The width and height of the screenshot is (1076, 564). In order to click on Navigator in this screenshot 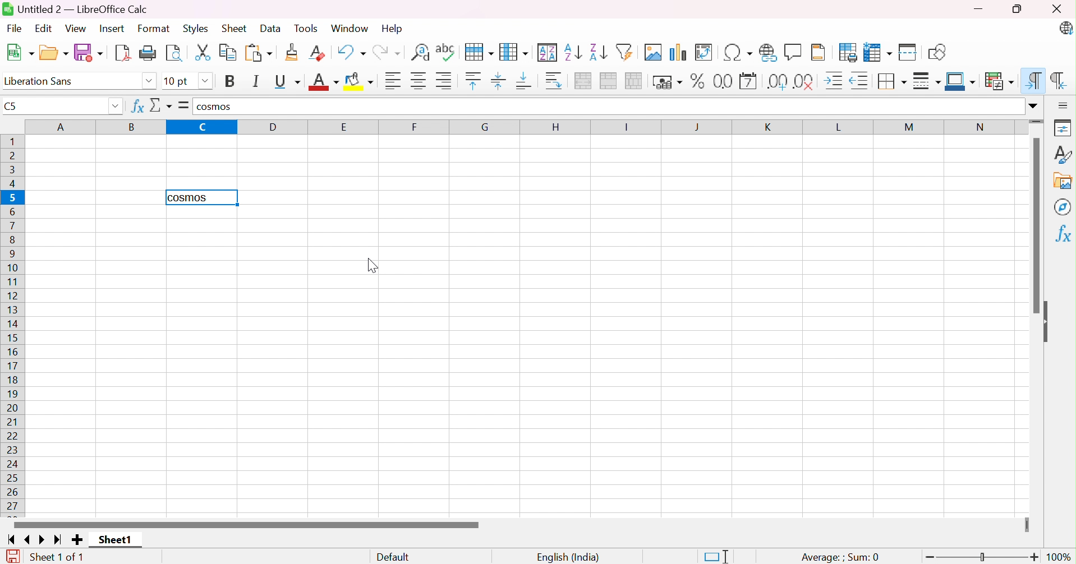, I will do `click(1065, 205)`.